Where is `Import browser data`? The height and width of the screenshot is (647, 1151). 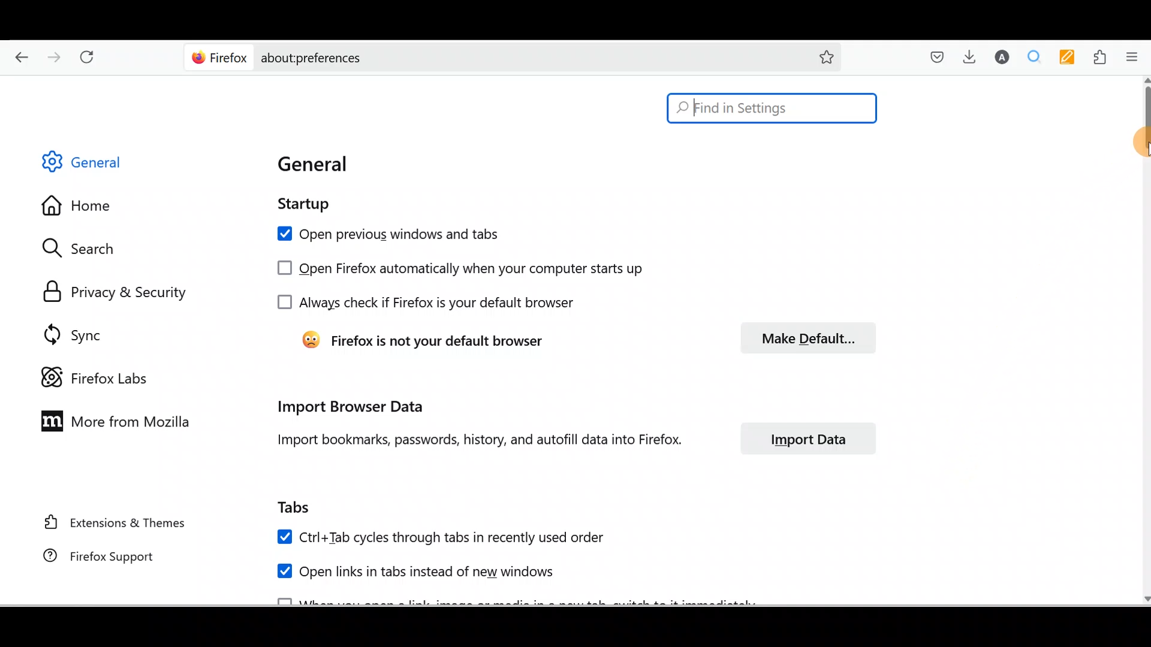 Import browser data is located at coordinates (341, 410).